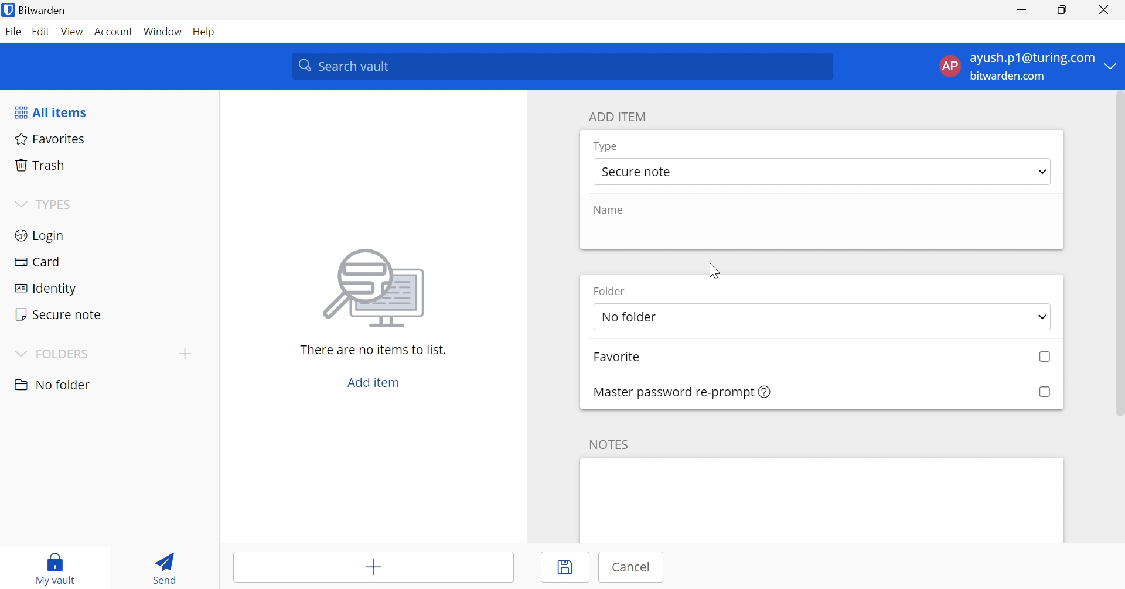 The image size is (1125, 589). What do you see at coordinates (1022, 9) in the screenshot?
I see `Minimize` at bounding box center [1022, 9].